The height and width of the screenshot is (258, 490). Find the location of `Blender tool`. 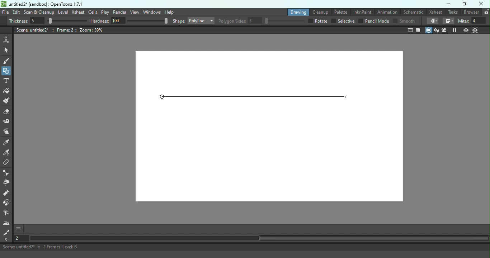

Blender tool is located at coordinates (8, 214).